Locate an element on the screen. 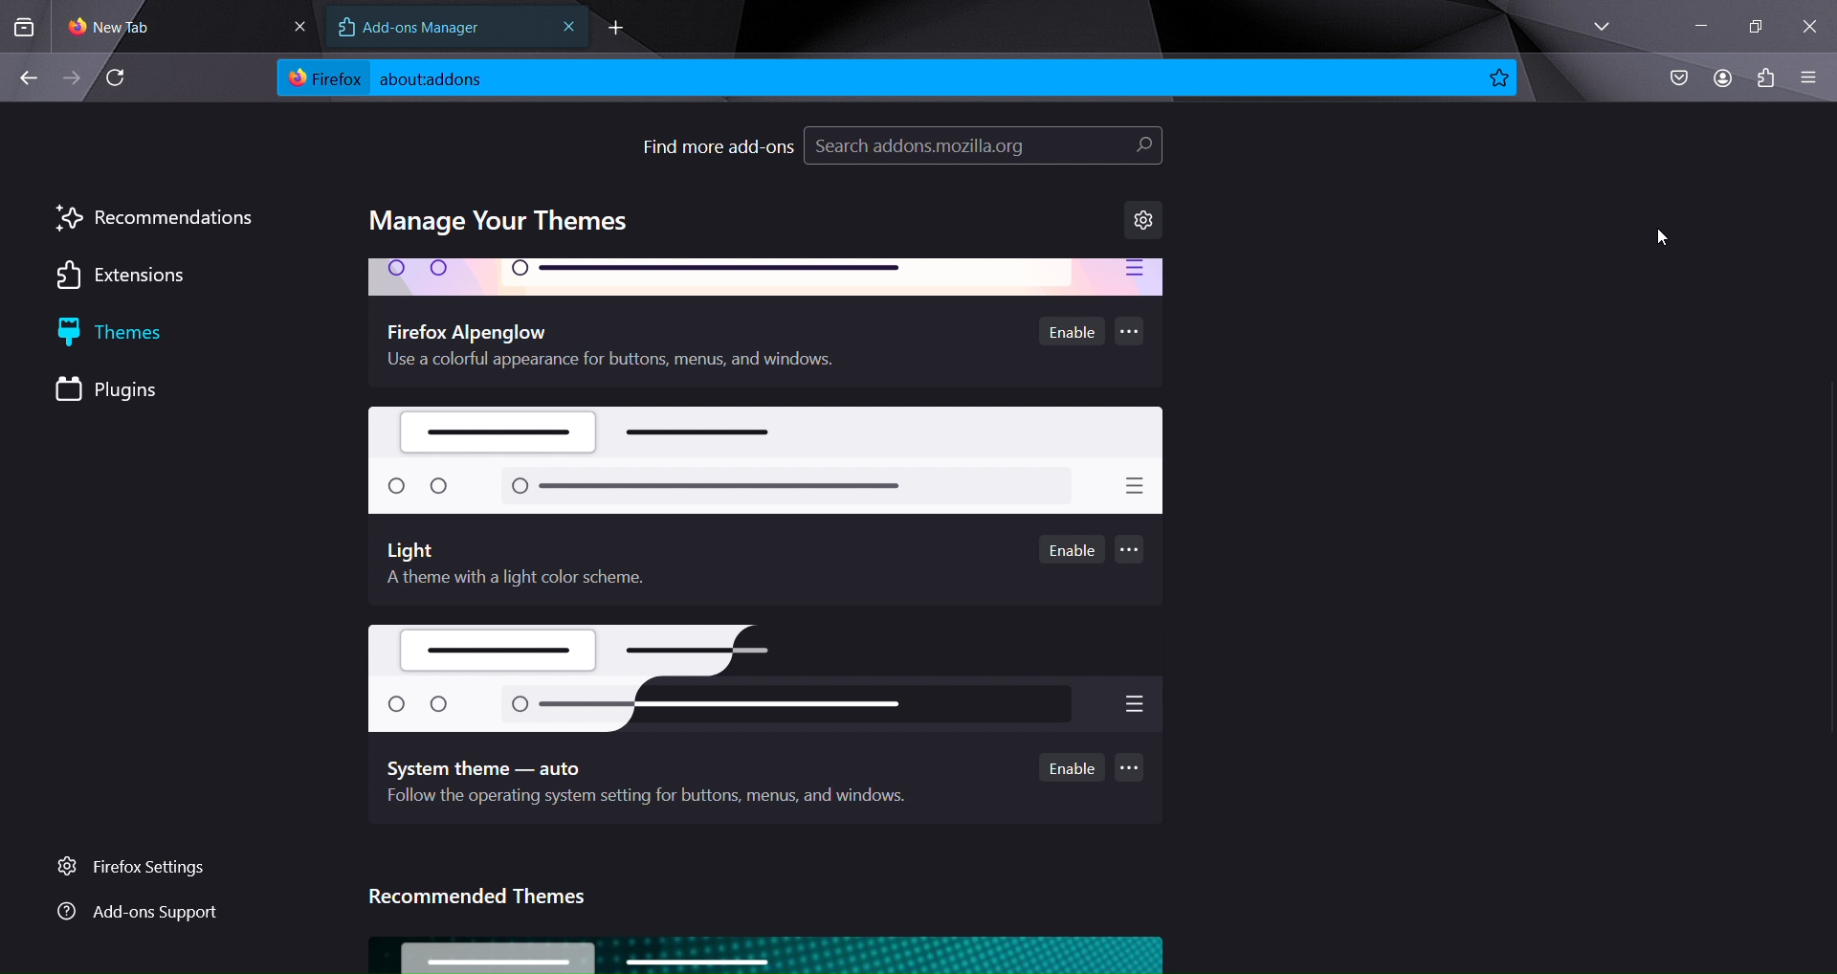 This screenshot has width=1837, height=974. settings is located at coordinates (1144, 220).